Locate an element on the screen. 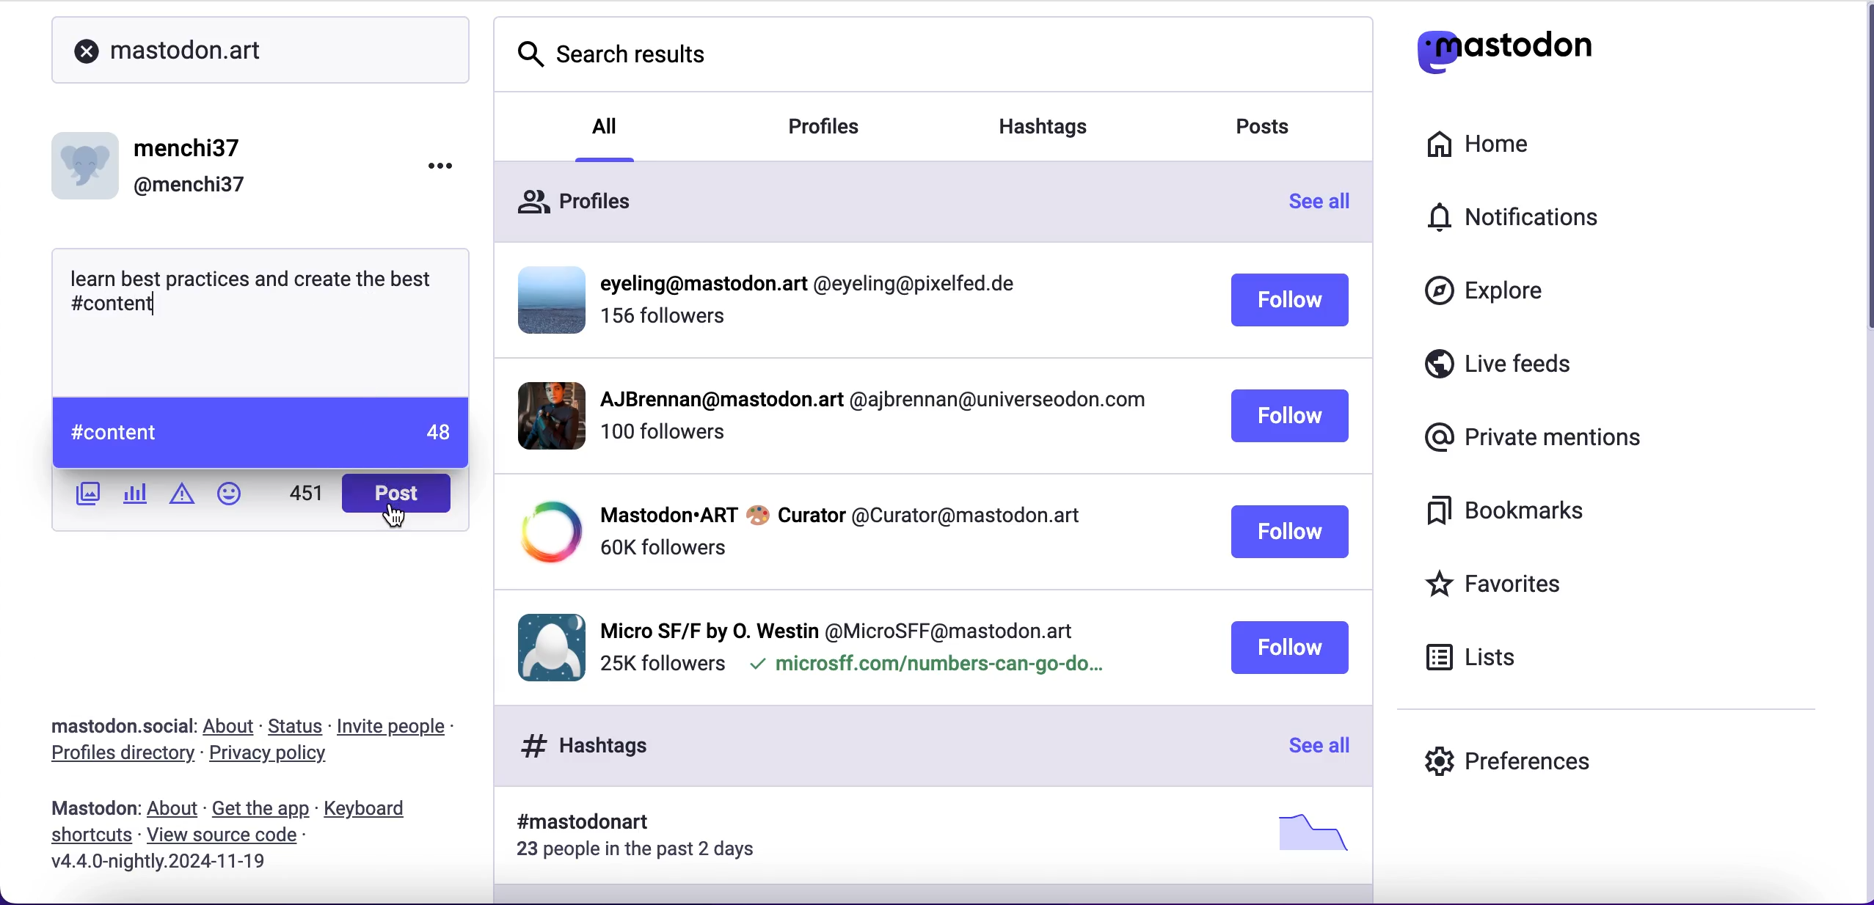 The image size is (1874, 905). add image is located at coordinates (84, 496).